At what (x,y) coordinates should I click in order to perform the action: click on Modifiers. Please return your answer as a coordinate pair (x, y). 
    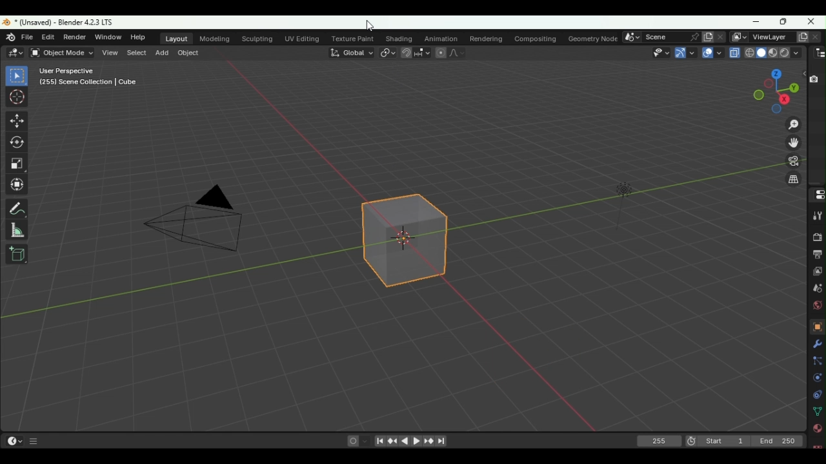
    Looking at the image, I should click on (817, 345).